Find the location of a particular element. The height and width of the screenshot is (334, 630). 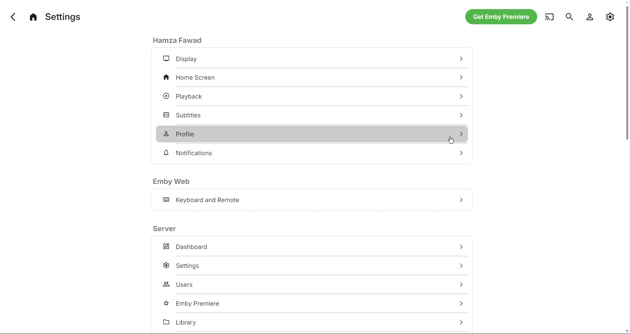

go is located at coordinates (458, 78).